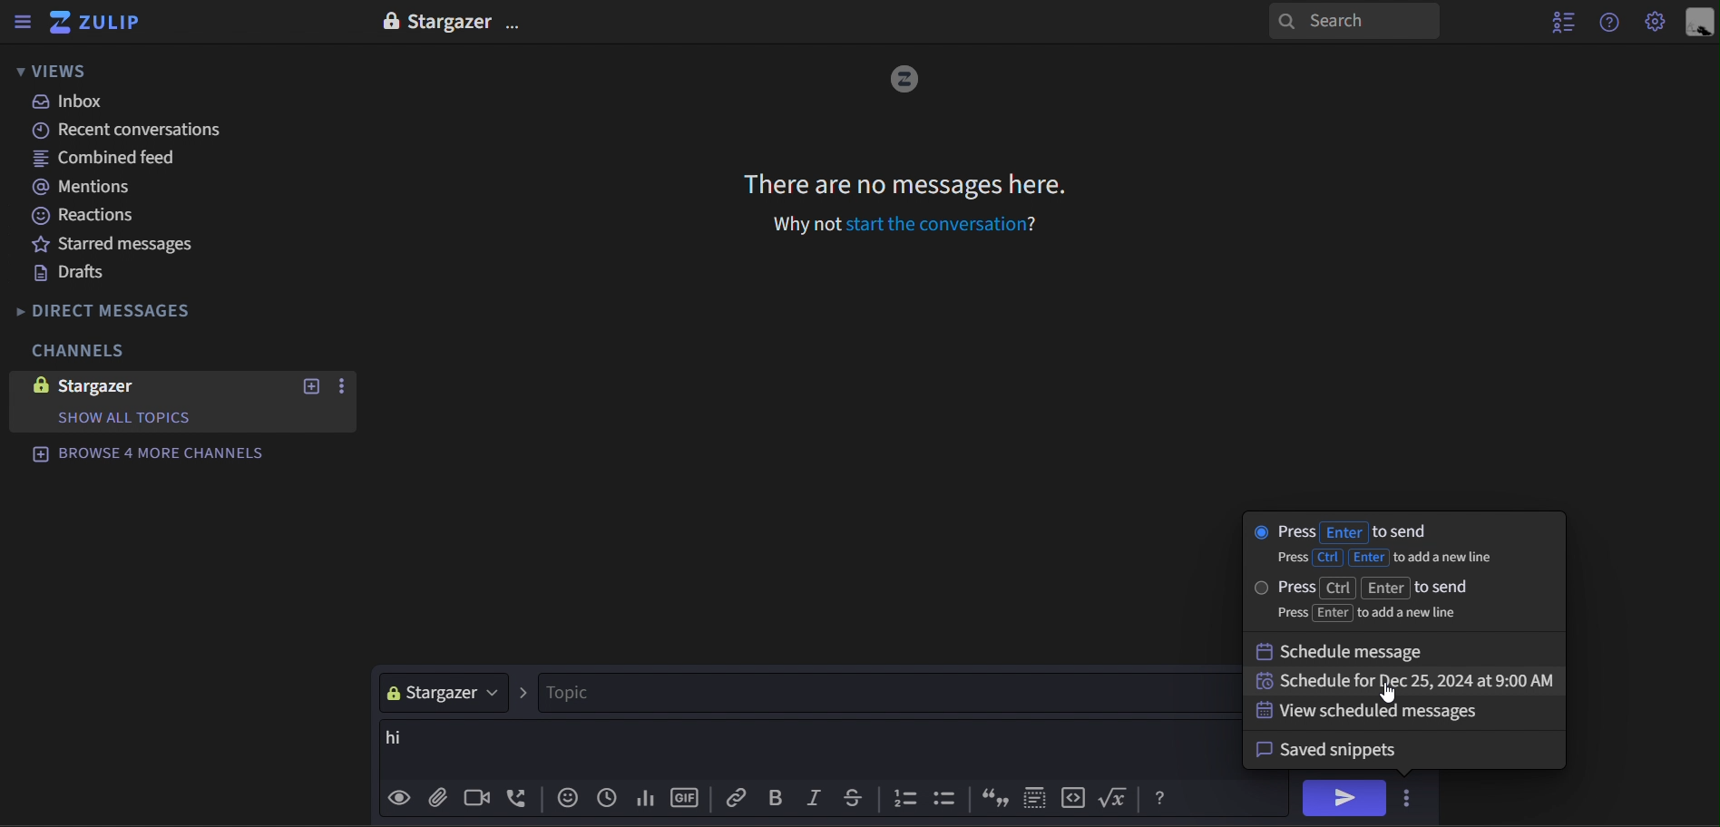  I want to click on Start the conversation, so click(943, 224).